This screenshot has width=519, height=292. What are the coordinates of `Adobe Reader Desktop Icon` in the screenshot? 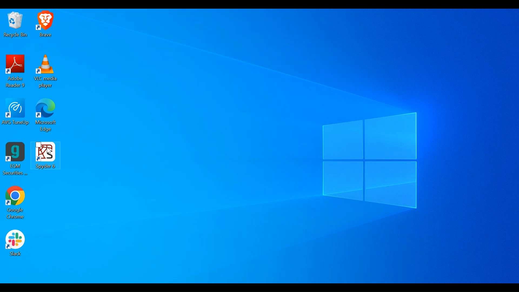 It's located at (14, 71).